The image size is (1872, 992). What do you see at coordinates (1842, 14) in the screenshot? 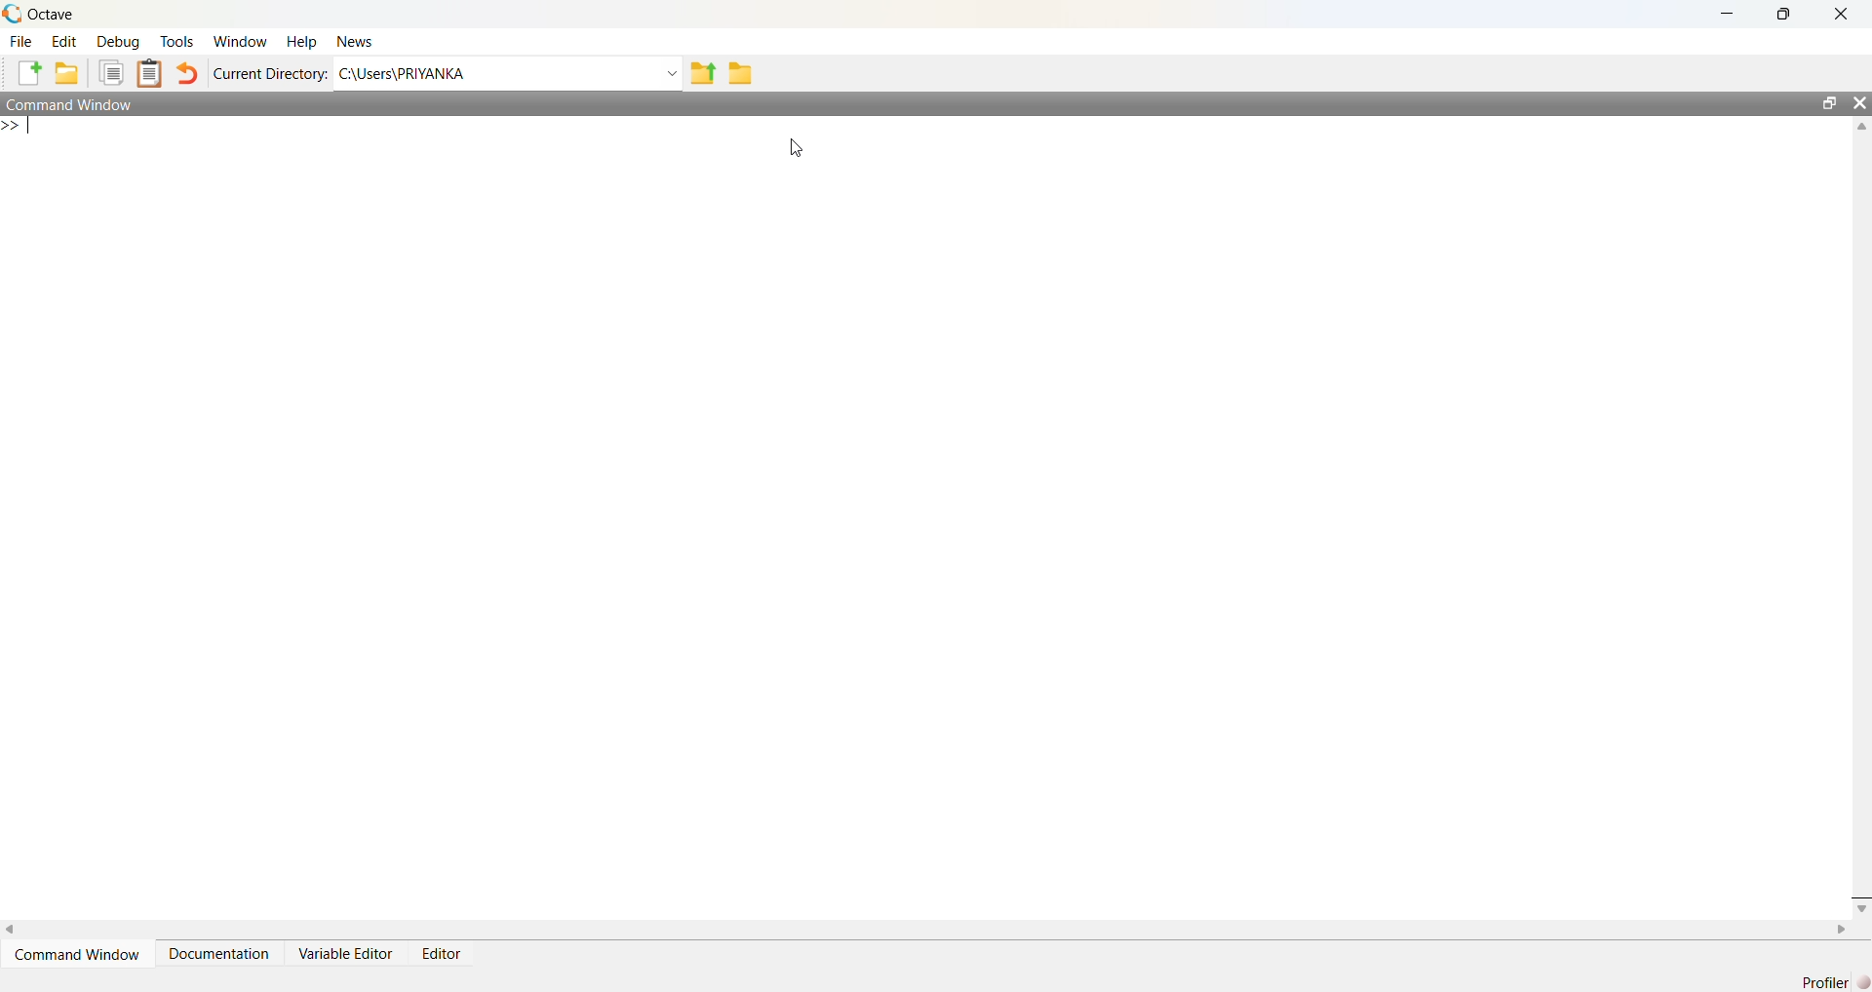
I see `close` at bounding box center [1842, 14].